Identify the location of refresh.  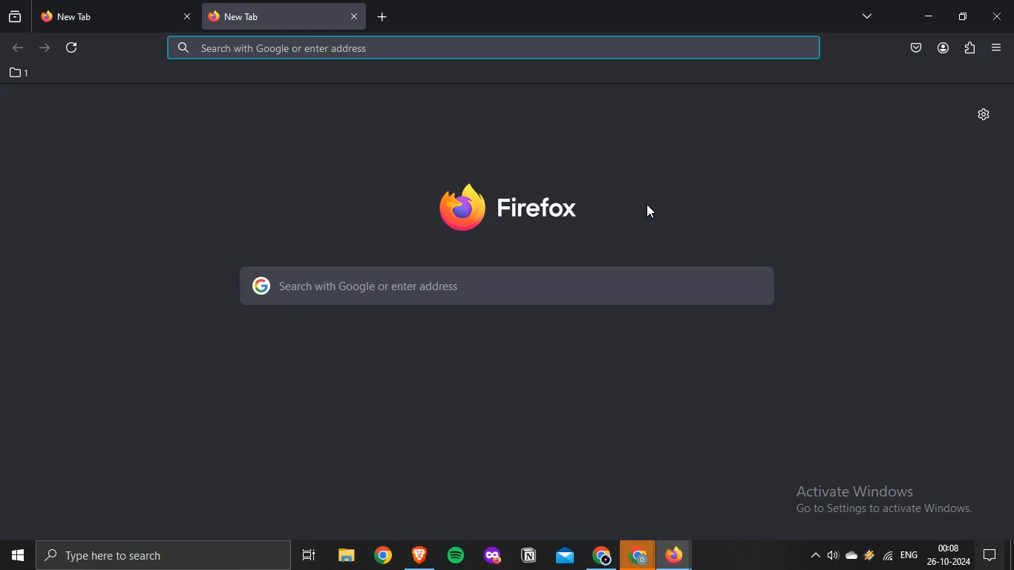
(73, 47).